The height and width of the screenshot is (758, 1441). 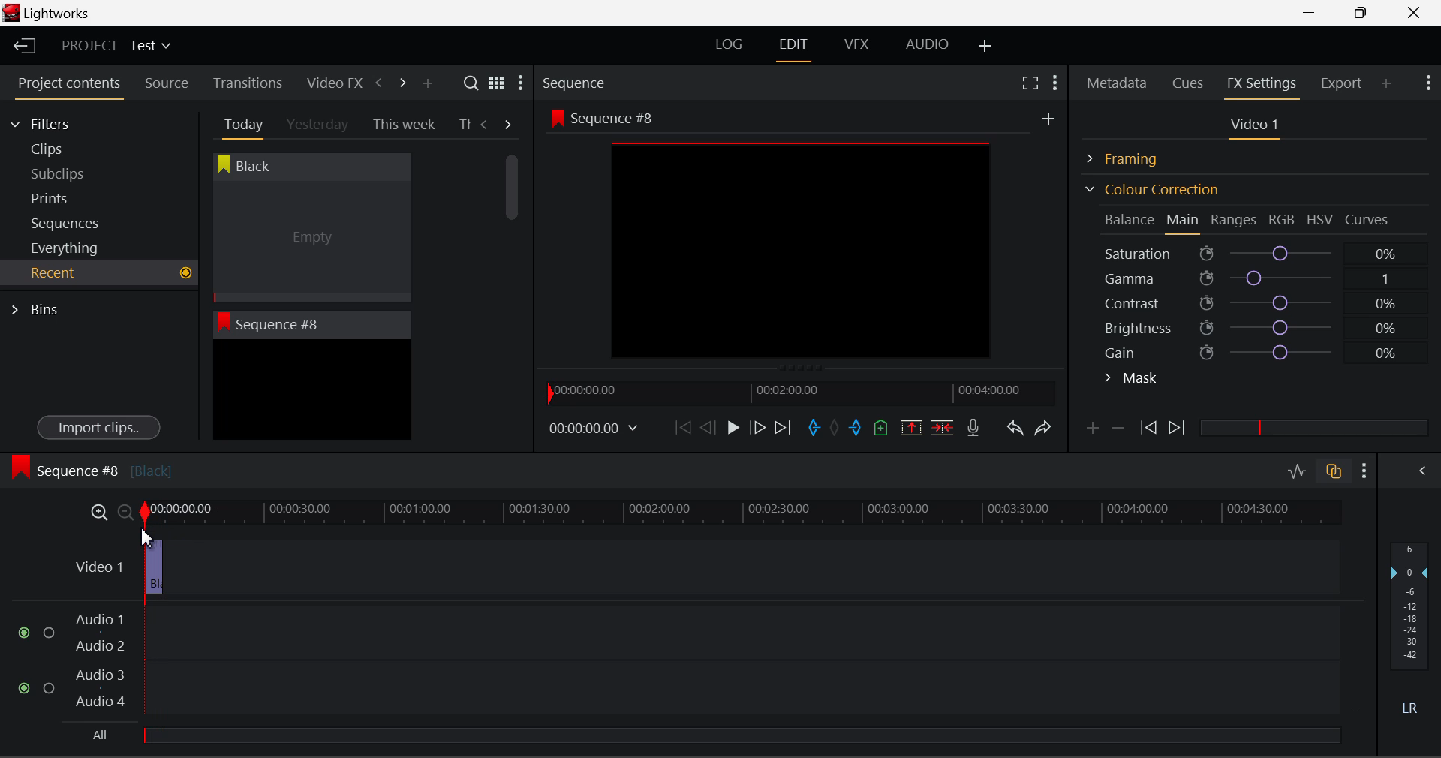 What do you see at coordinates (1298, 469) in the screenshot?
I see `Toggle audio editing levels` at bounding box center [1298, 469].